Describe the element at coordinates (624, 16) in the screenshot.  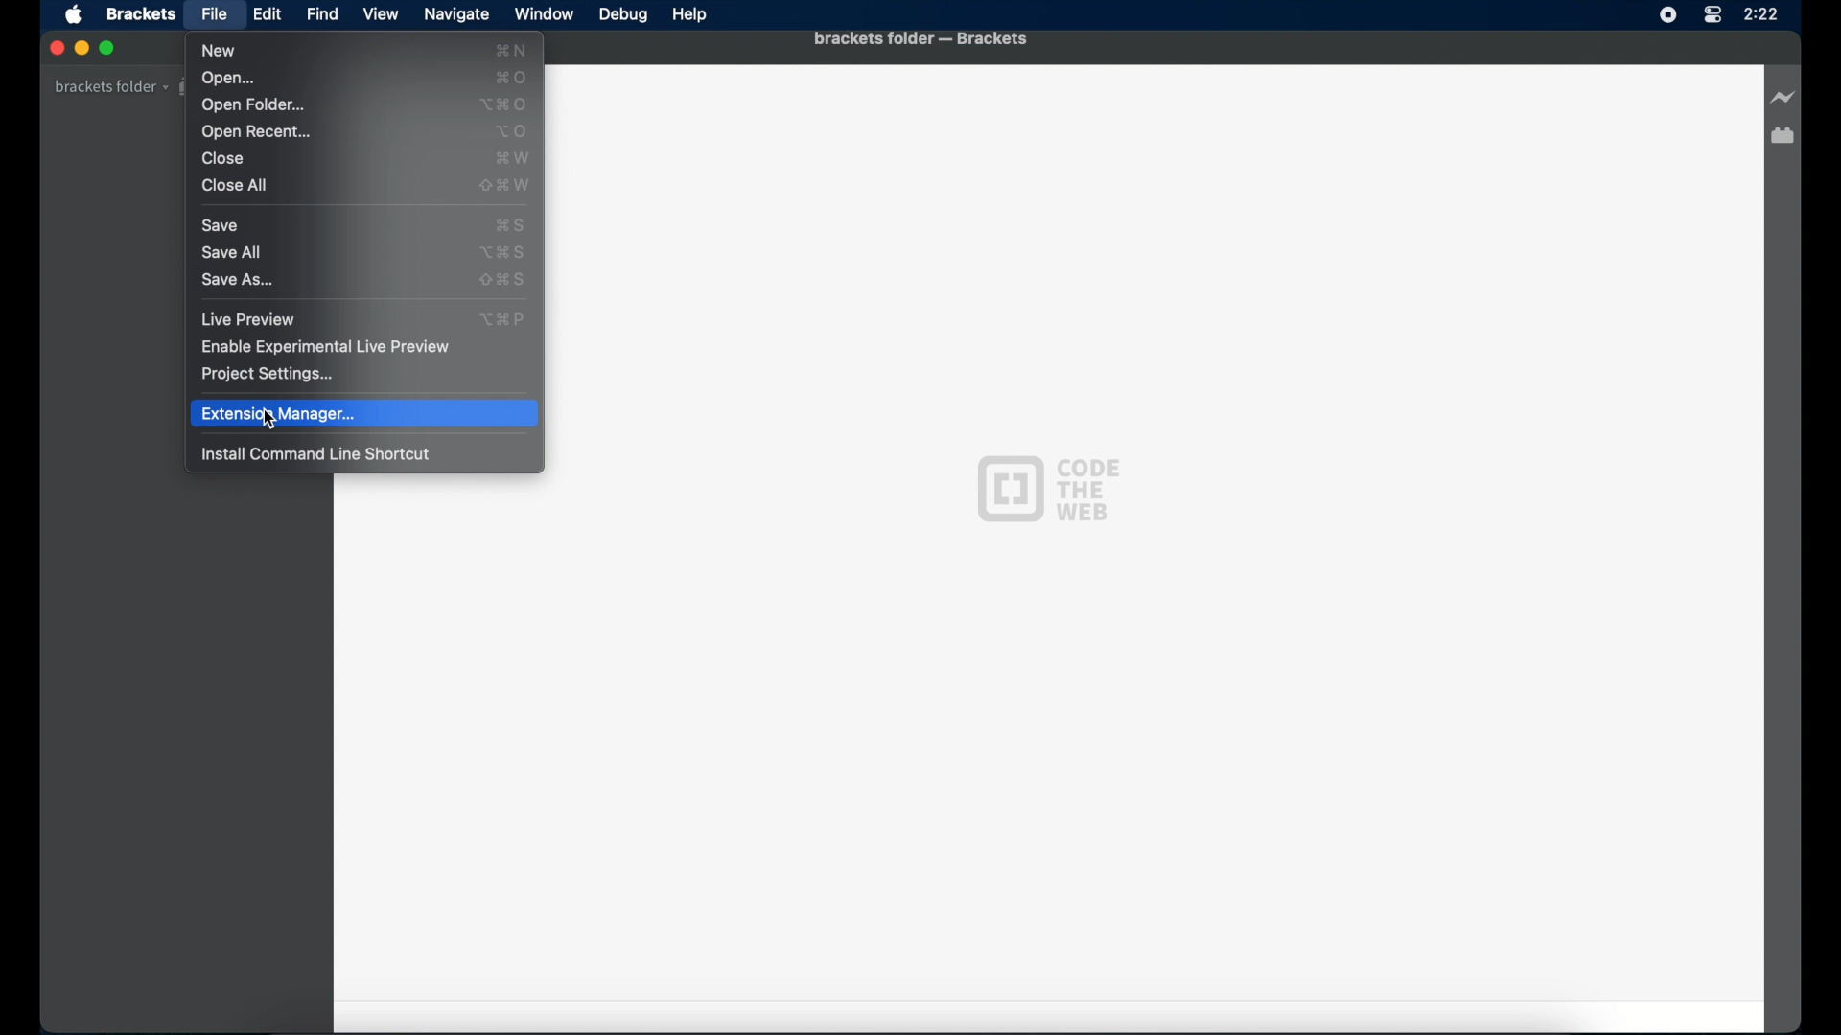
I see `debug` at that location.